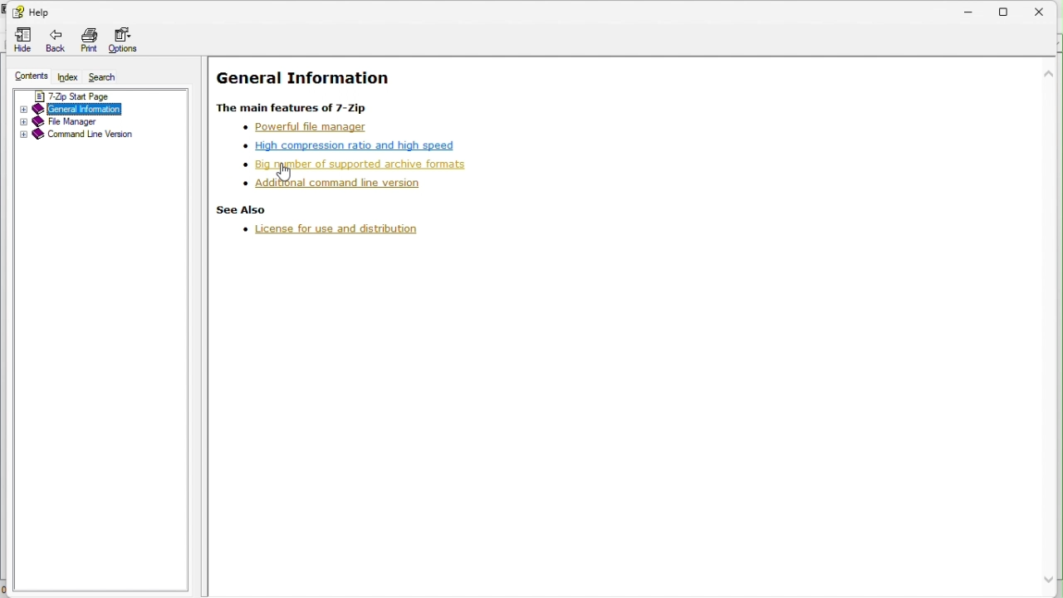 The image size is (1063, 598). What do you see at coordinates (93, 109) in the screenshot?
I see `General information` at bounding box center [93, 109].